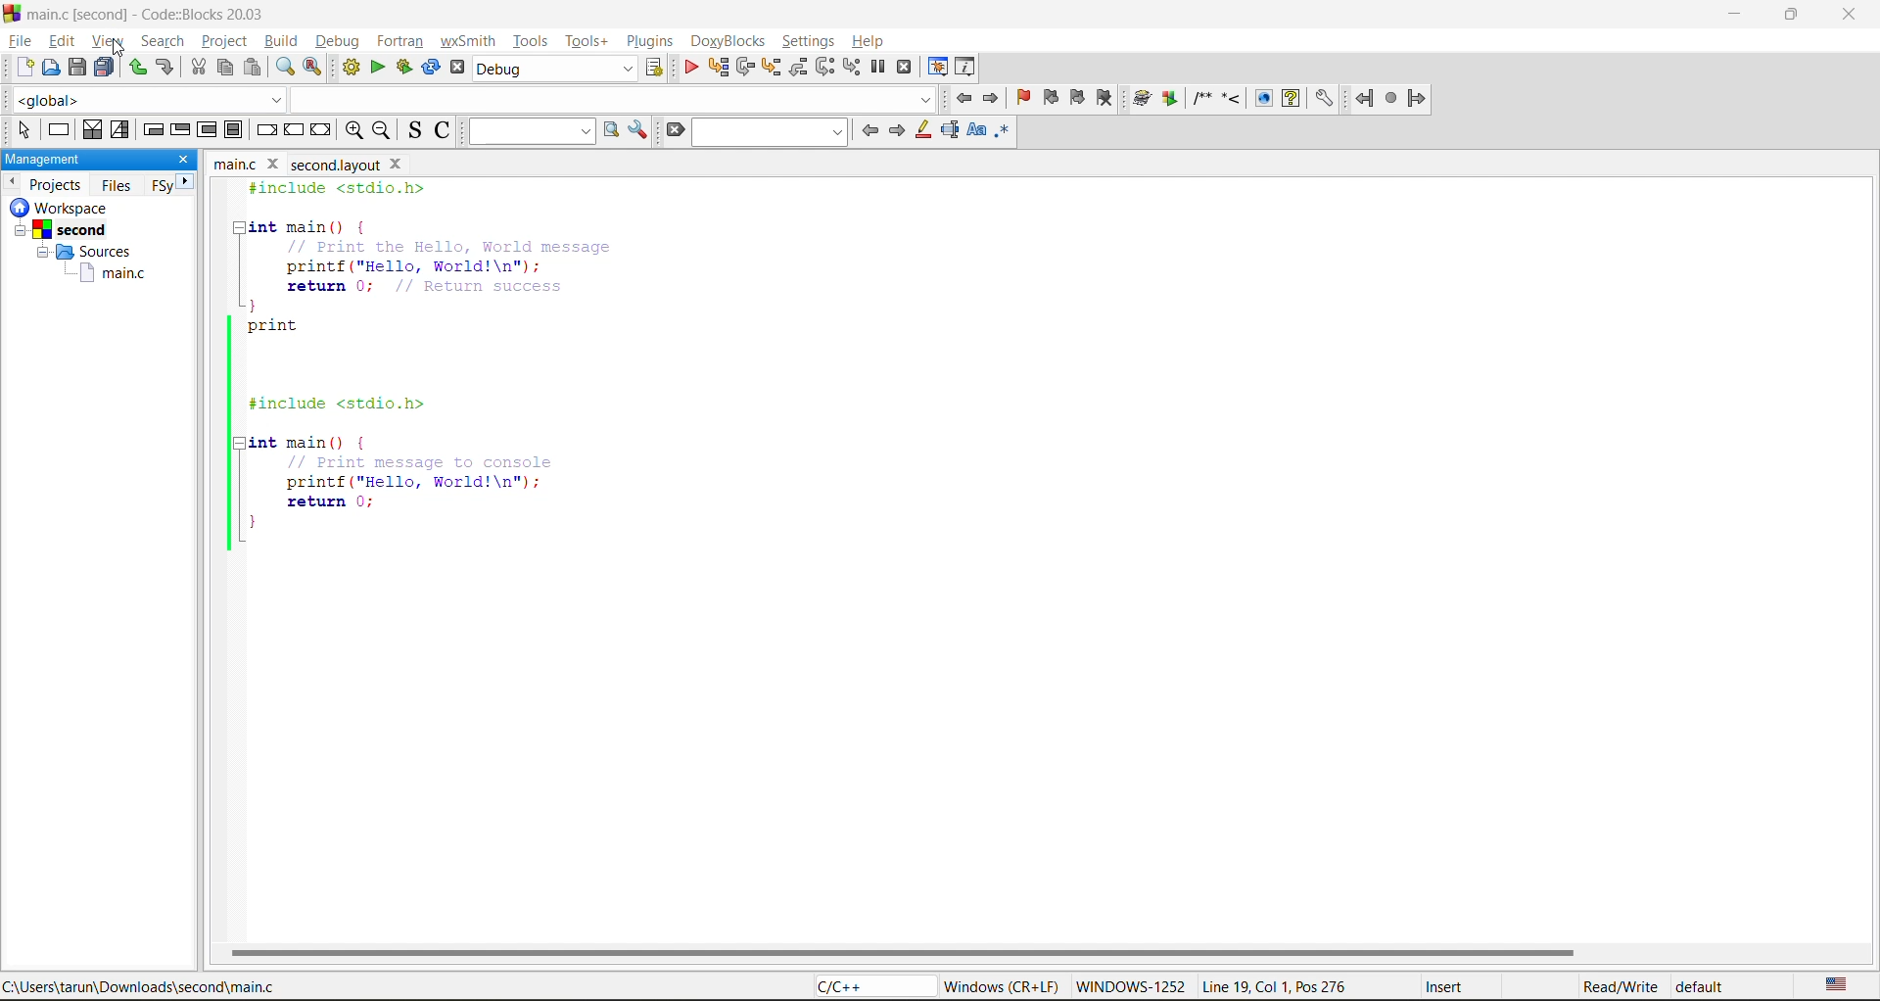 The width and height of the screenshot is (1880, 1001). I want to click on rebuild, so click(433, 65).